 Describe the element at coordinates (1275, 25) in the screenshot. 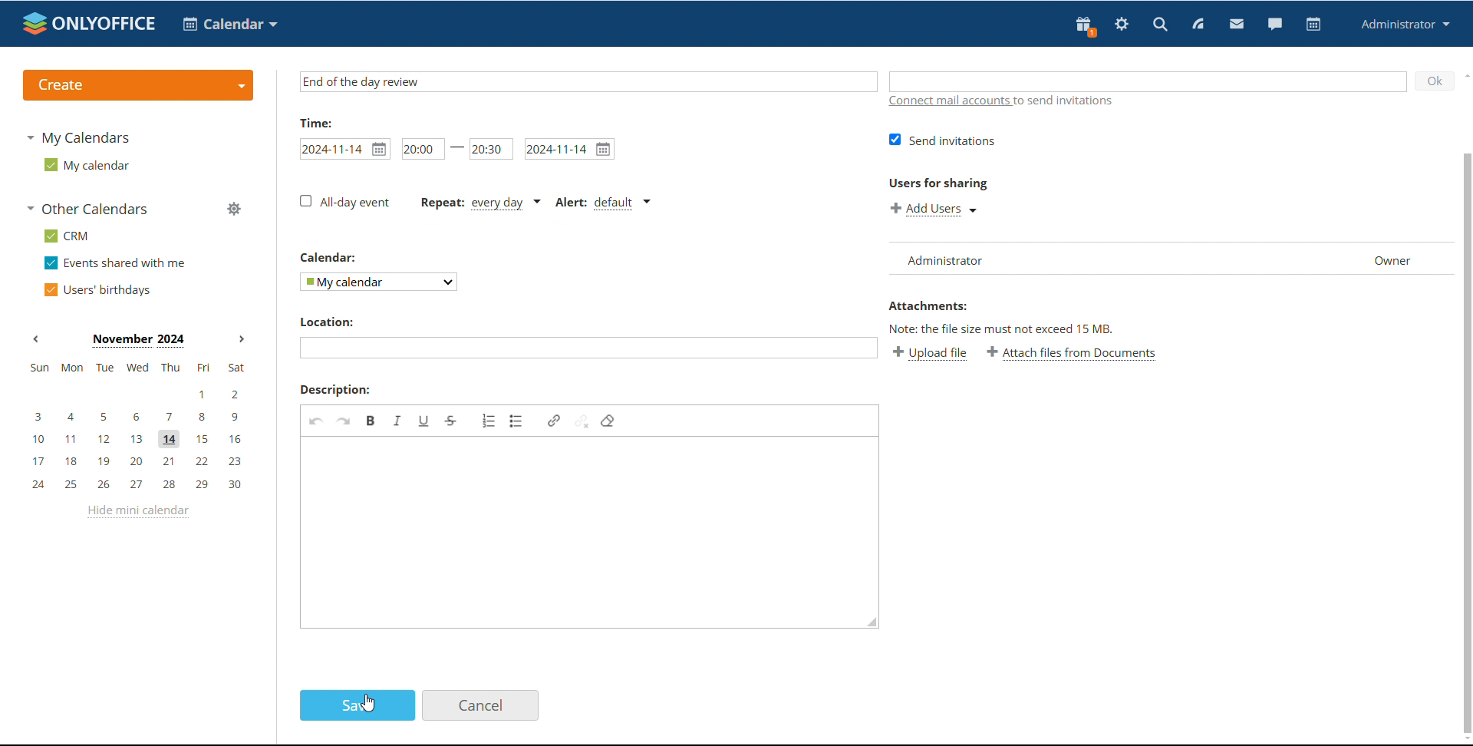

I see `chat` at that location.